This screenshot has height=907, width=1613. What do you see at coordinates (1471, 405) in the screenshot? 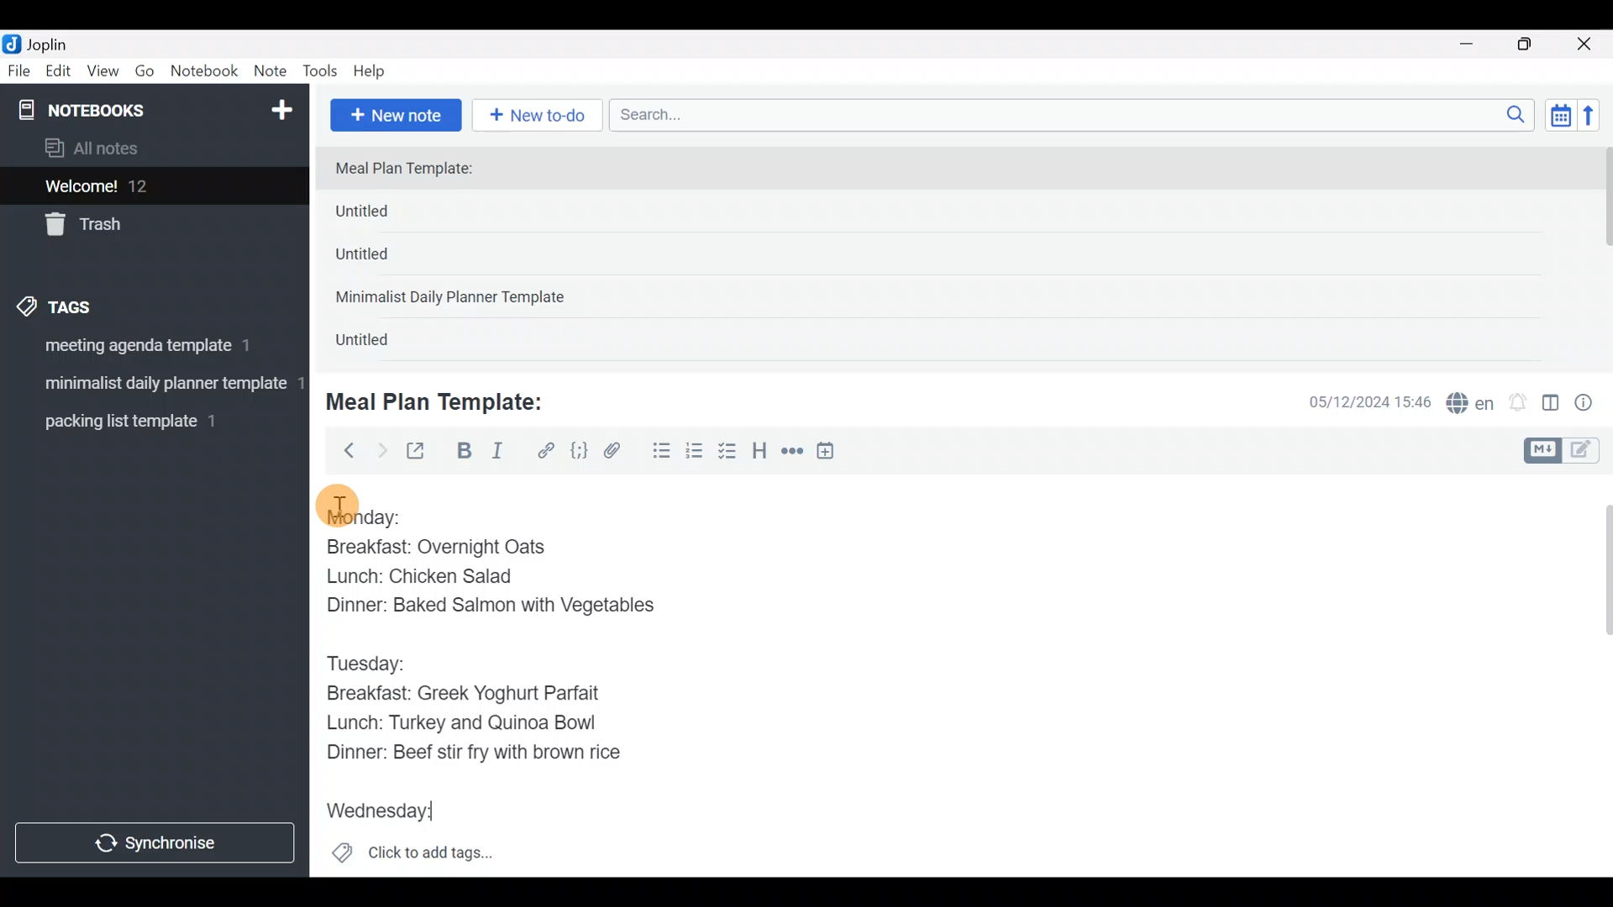
I see `Spelling` at bounding box center [1471, 405].